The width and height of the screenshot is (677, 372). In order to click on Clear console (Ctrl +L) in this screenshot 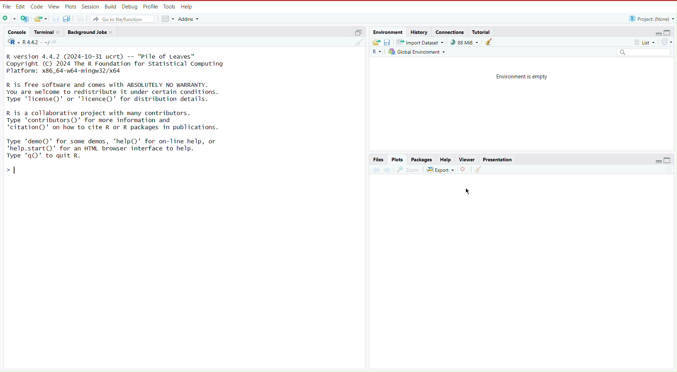, I will do `click(360, 44)`.